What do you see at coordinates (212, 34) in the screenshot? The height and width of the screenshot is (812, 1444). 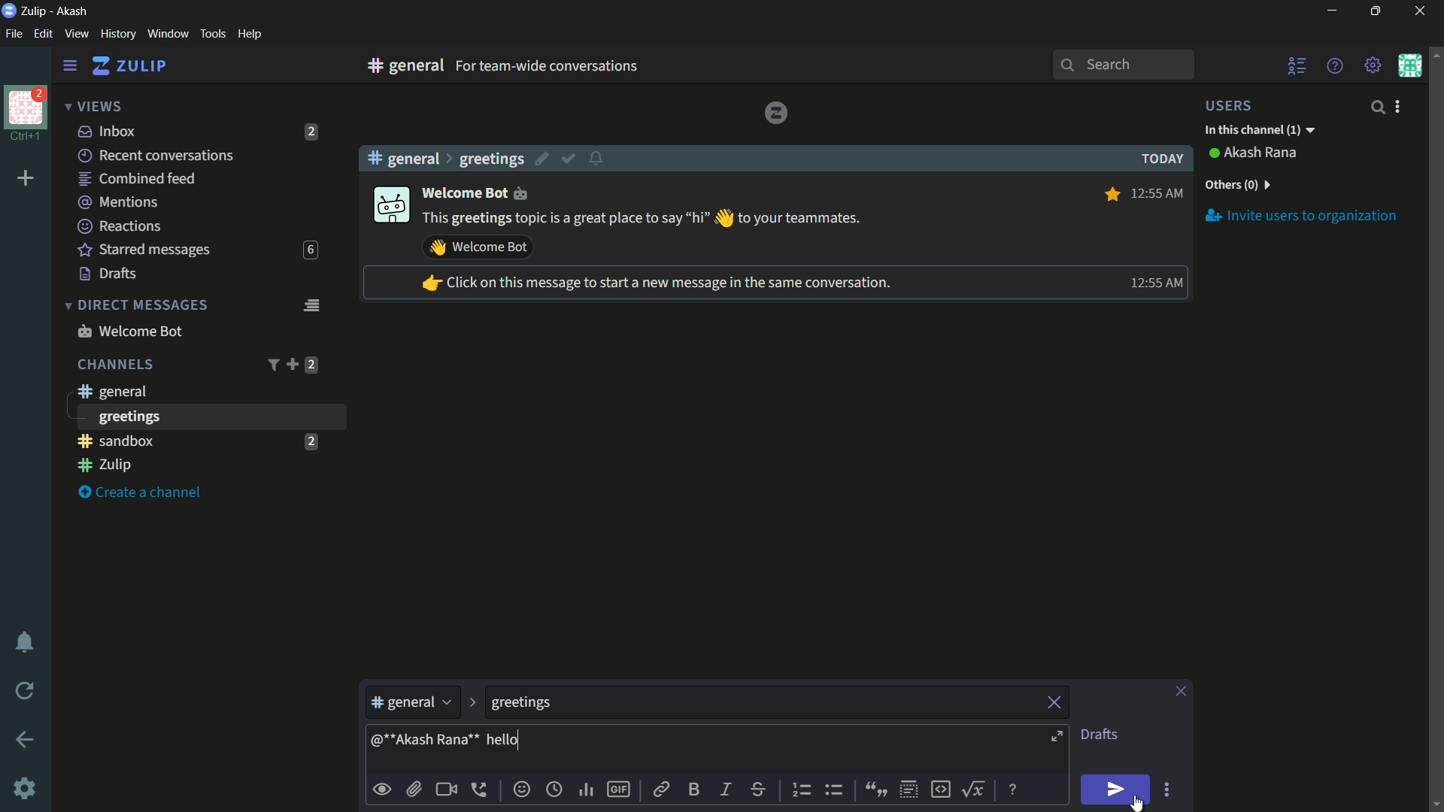 I see `tools menu` at bounding box center [212, 34].